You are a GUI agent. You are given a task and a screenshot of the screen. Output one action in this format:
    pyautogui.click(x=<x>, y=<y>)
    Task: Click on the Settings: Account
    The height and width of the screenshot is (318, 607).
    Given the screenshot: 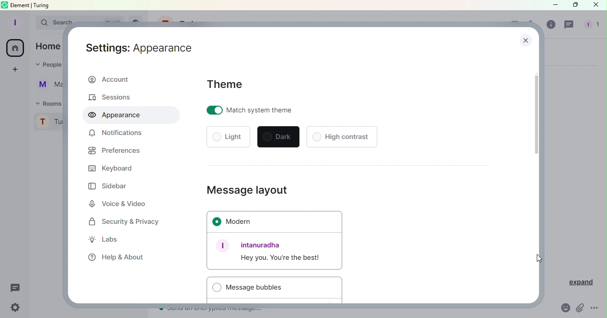 What is the action you would take?
    pyautogui.click(x=141, y=46)
    